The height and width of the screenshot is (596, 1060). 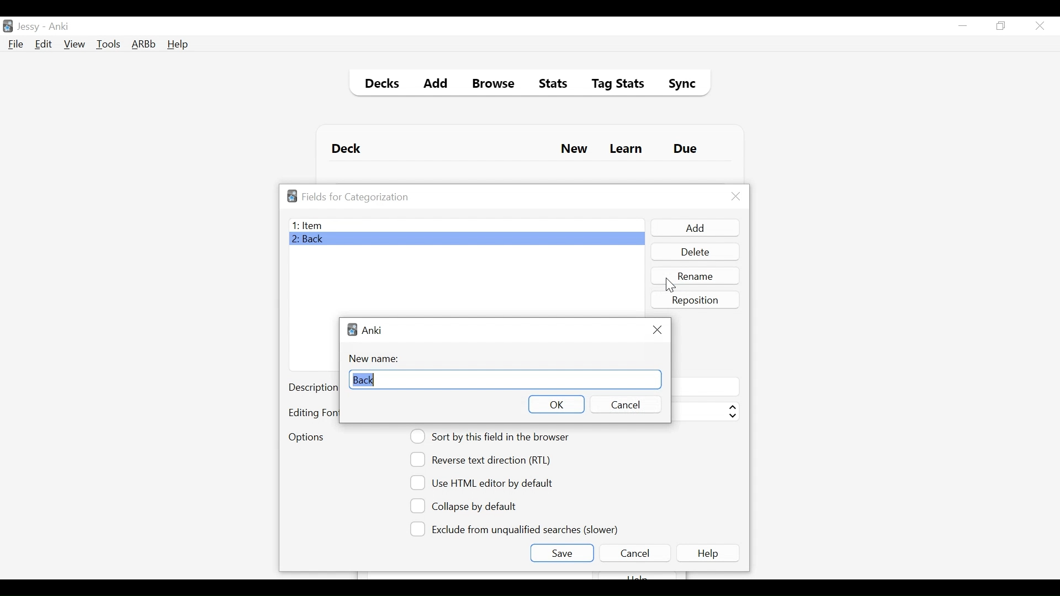 I want to click on Help, so click(x=710, y=553).